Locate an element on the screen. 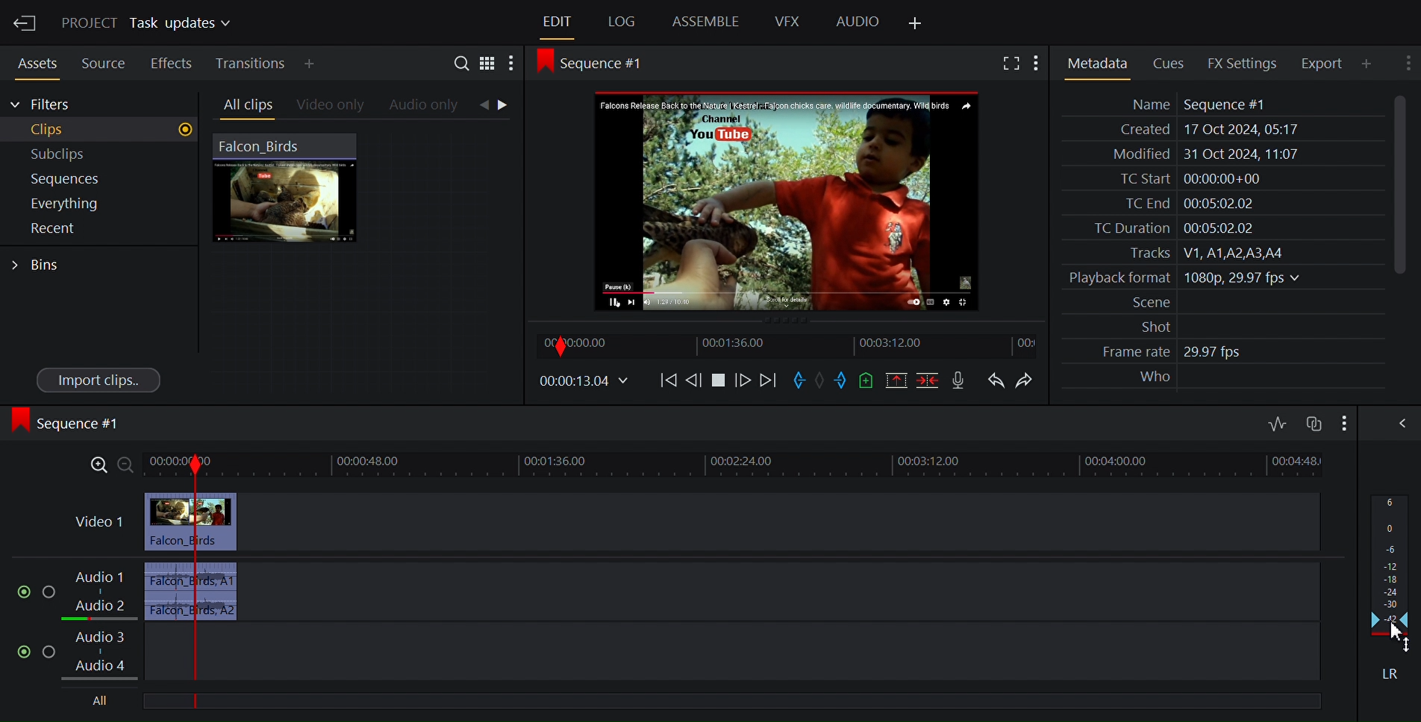 Image resolution: width=1421 pixels, height=722 pixels. Nudge one frame forward is located at coordinates (744, 380).